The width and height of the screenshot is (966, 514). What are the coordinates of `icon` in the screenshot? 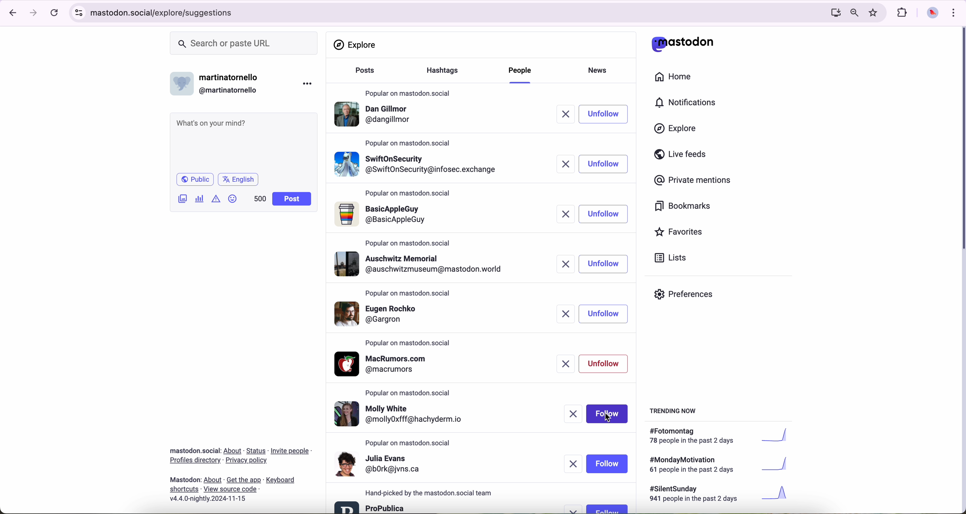 It's located at (217, 198).